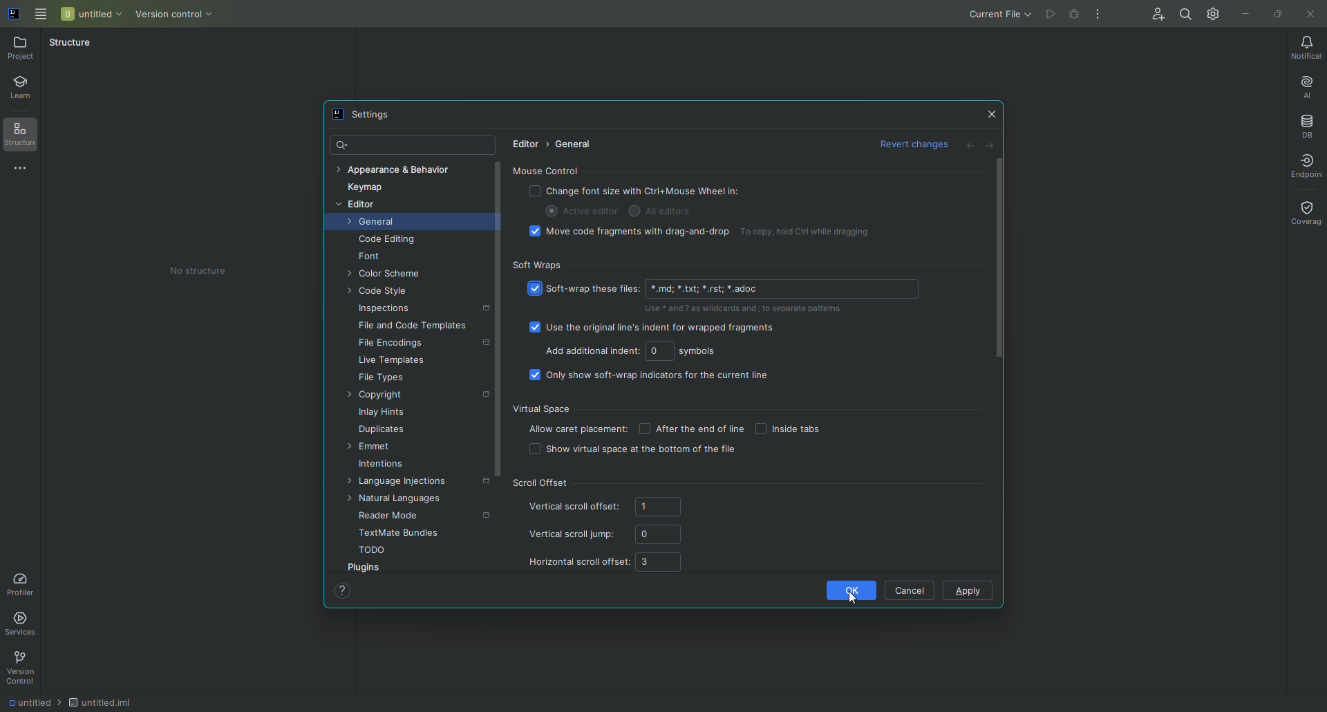 This screenshot has width=1327, height=712. What do you see at coordinates (967, 592) in the screenshot?
I see `Apply` at bounding box center [967, 592].